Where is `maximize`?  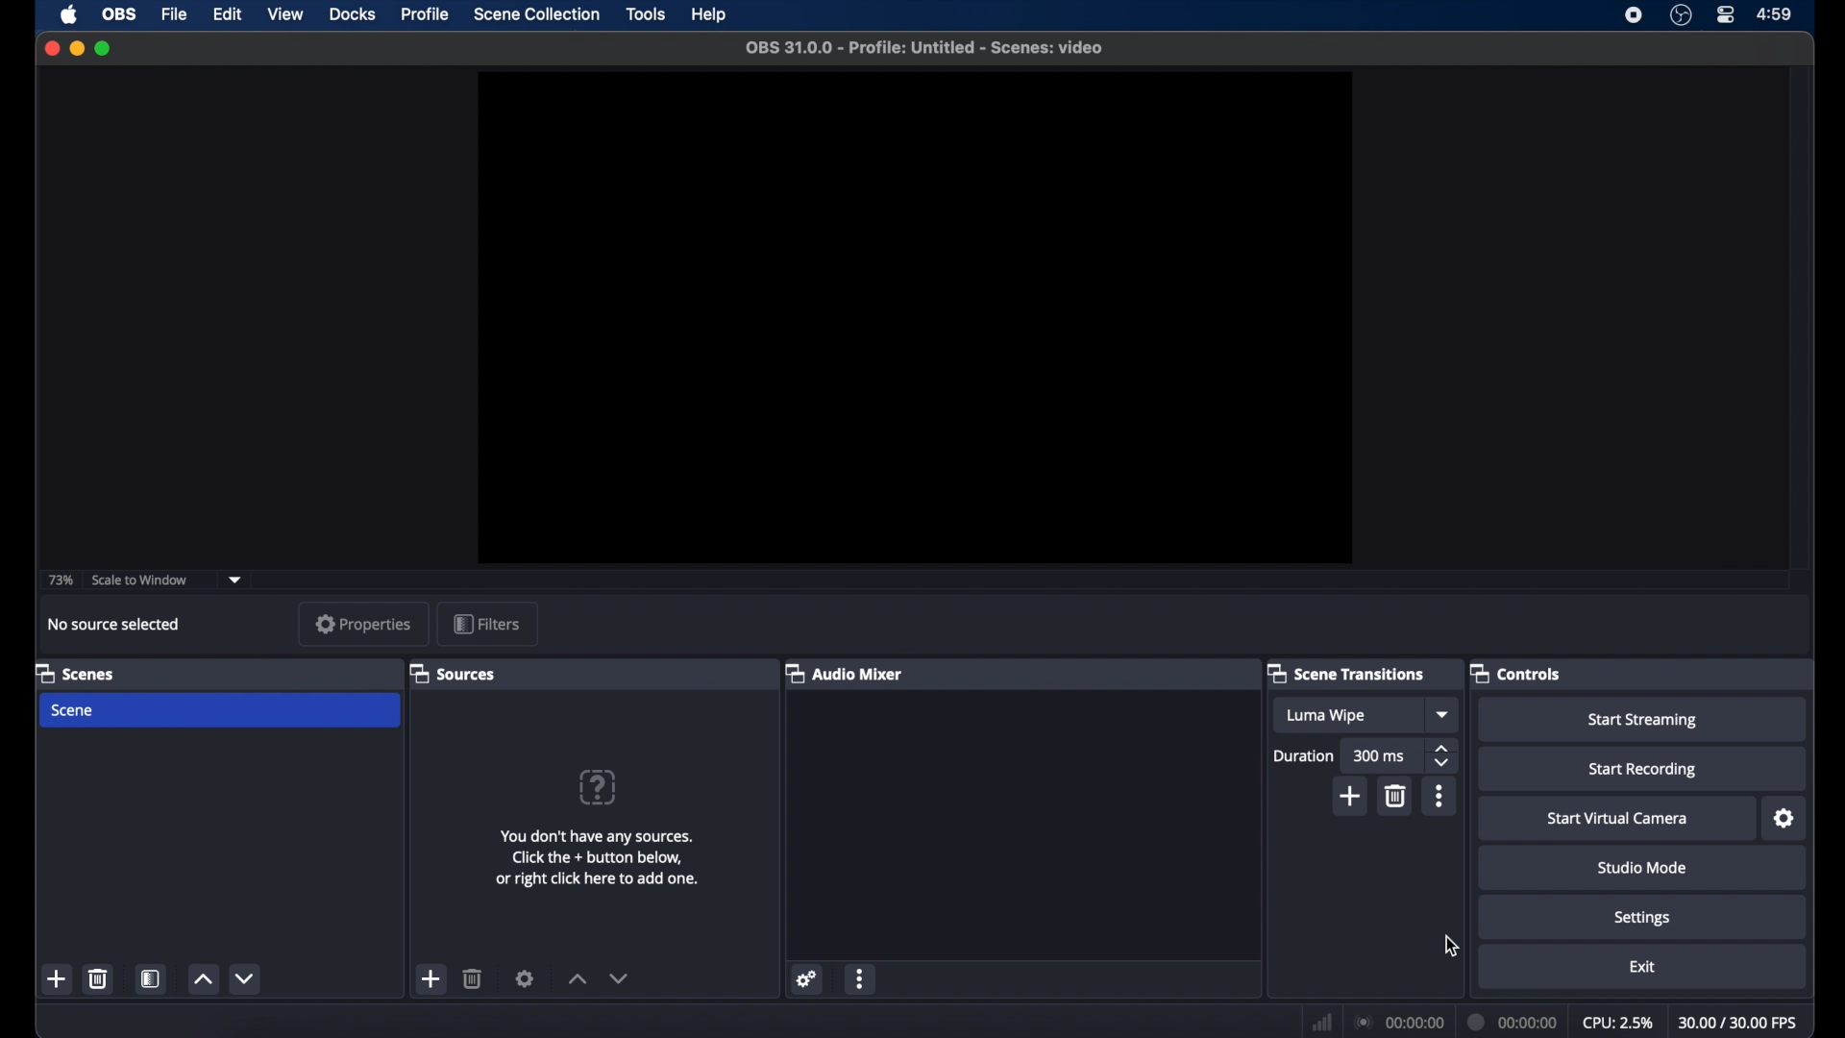
maximize is located at coordinates (105, 48).